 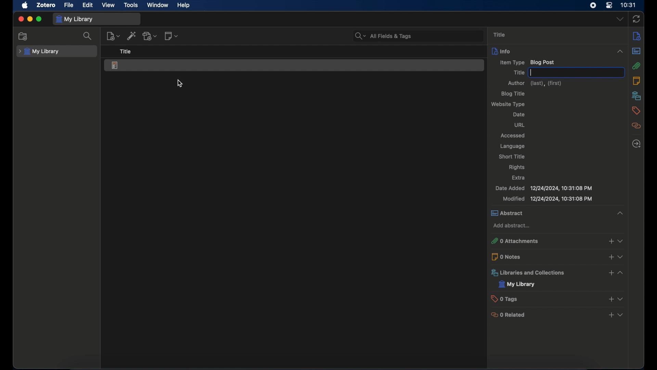 What do you see at coordinates (23, 36) in the screenshot?
I see `new collection` at bounding box center [23, 36].